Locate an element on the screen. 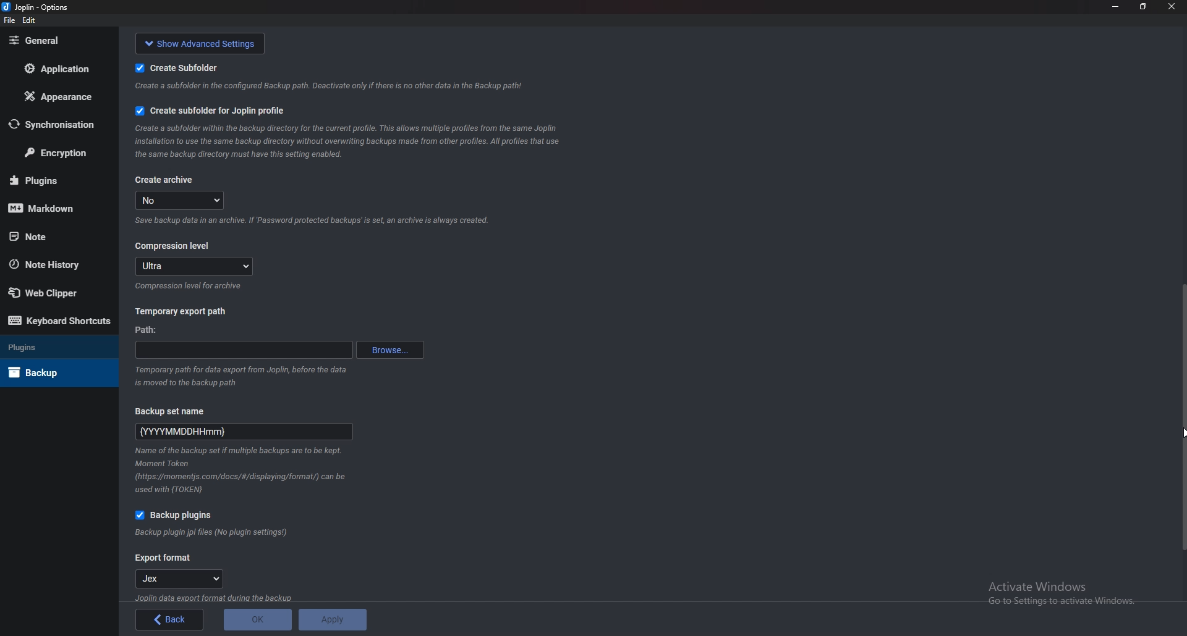  Scroll bar is located at coordinates (1182, 434).